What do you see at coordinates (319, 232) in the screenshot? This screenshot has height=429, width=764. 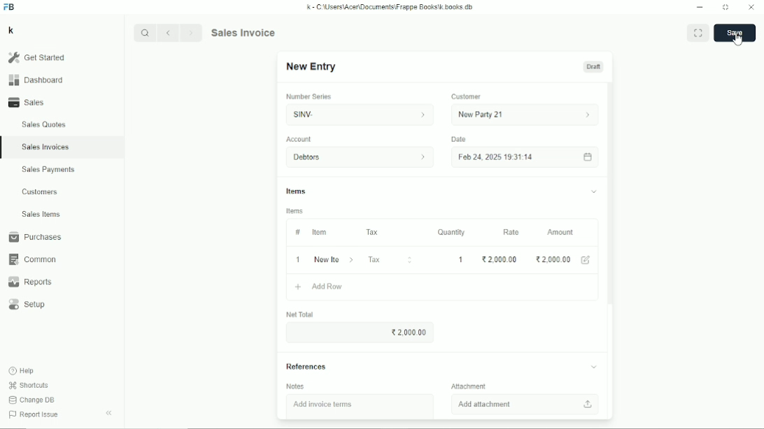 I see `Item` at bounding box center [319, 232].